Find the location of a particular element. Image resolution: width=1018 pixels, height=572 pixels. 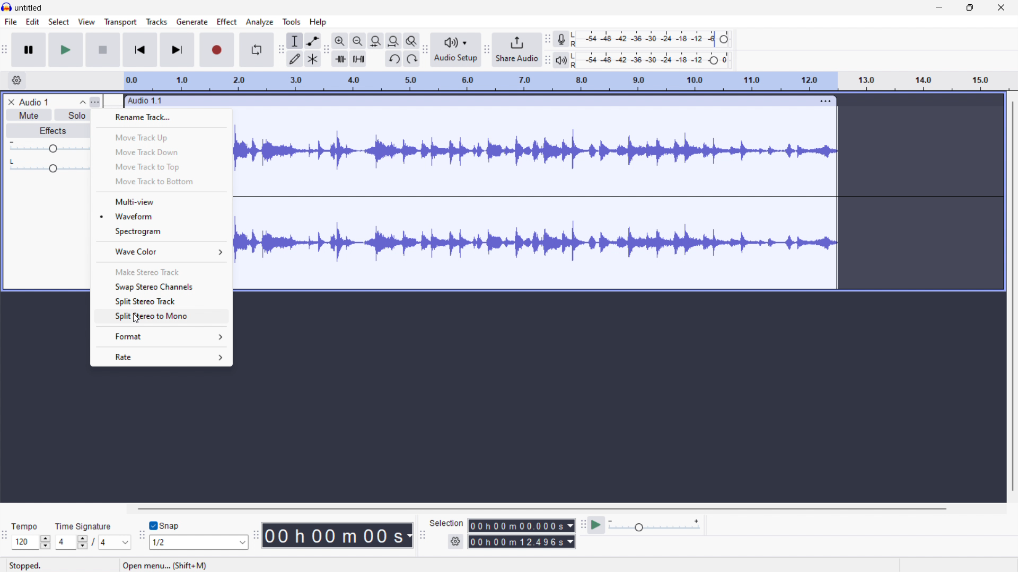

move track to bottom is located at coordinates (161, 182).